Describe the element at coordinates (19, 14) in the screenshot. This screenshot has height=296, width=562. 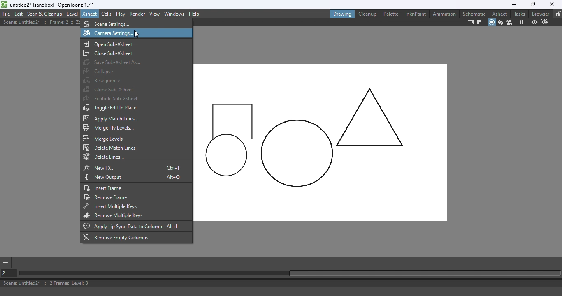
I see `Edit` at that location.